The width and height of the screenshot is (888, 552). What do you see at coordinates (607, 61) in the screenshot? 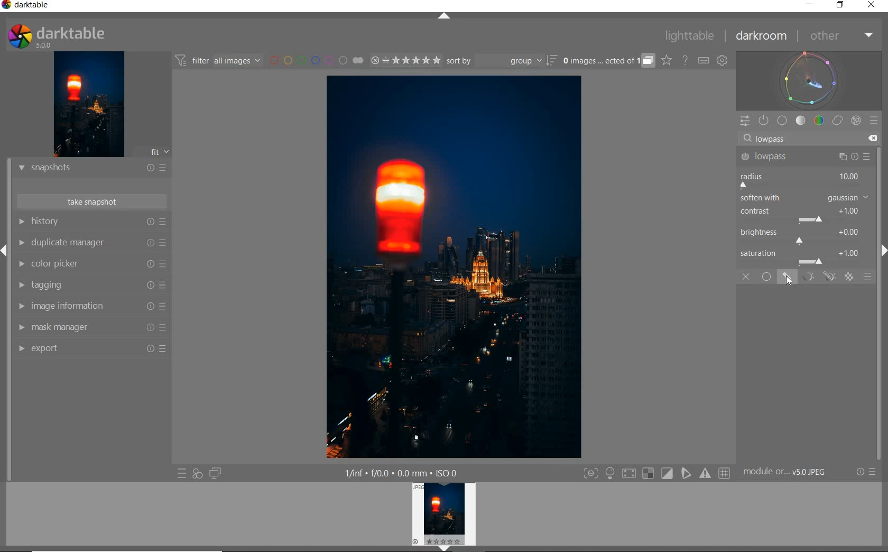
I see `EXPAND GROUPED IMAGES` at bounding box center [607, 61].